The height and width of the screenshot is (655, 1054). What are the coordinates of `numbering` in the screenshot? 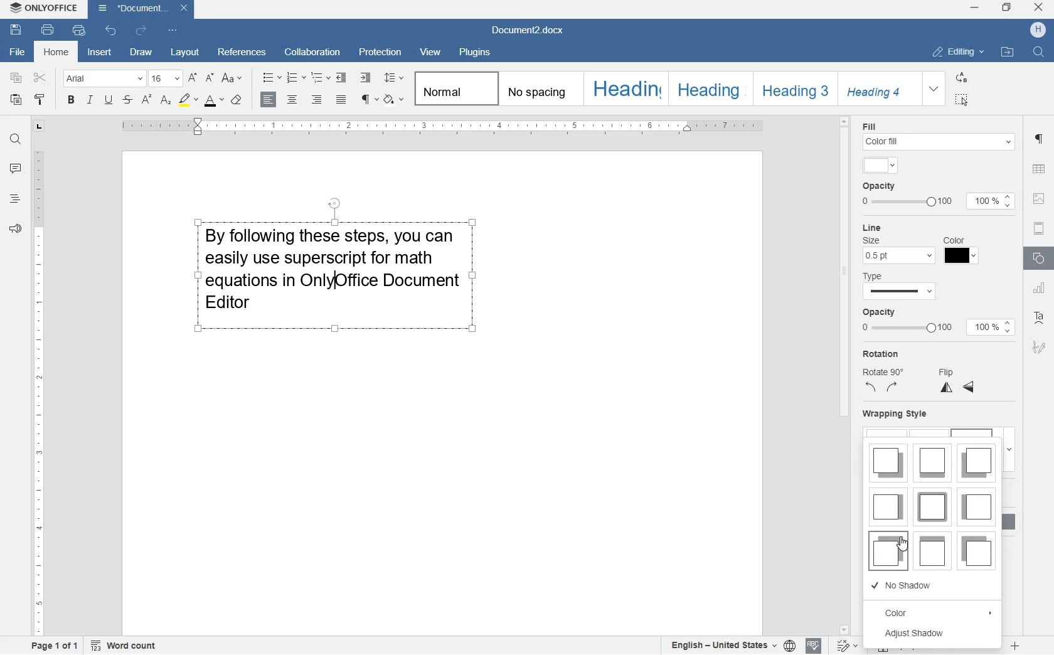 It's located at (297, 77).